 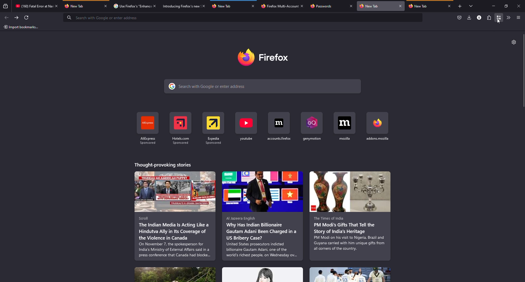 What do you see at coordinates (131, 6) in the screenshot?
I see `tab` at bounding box center [131, 6].